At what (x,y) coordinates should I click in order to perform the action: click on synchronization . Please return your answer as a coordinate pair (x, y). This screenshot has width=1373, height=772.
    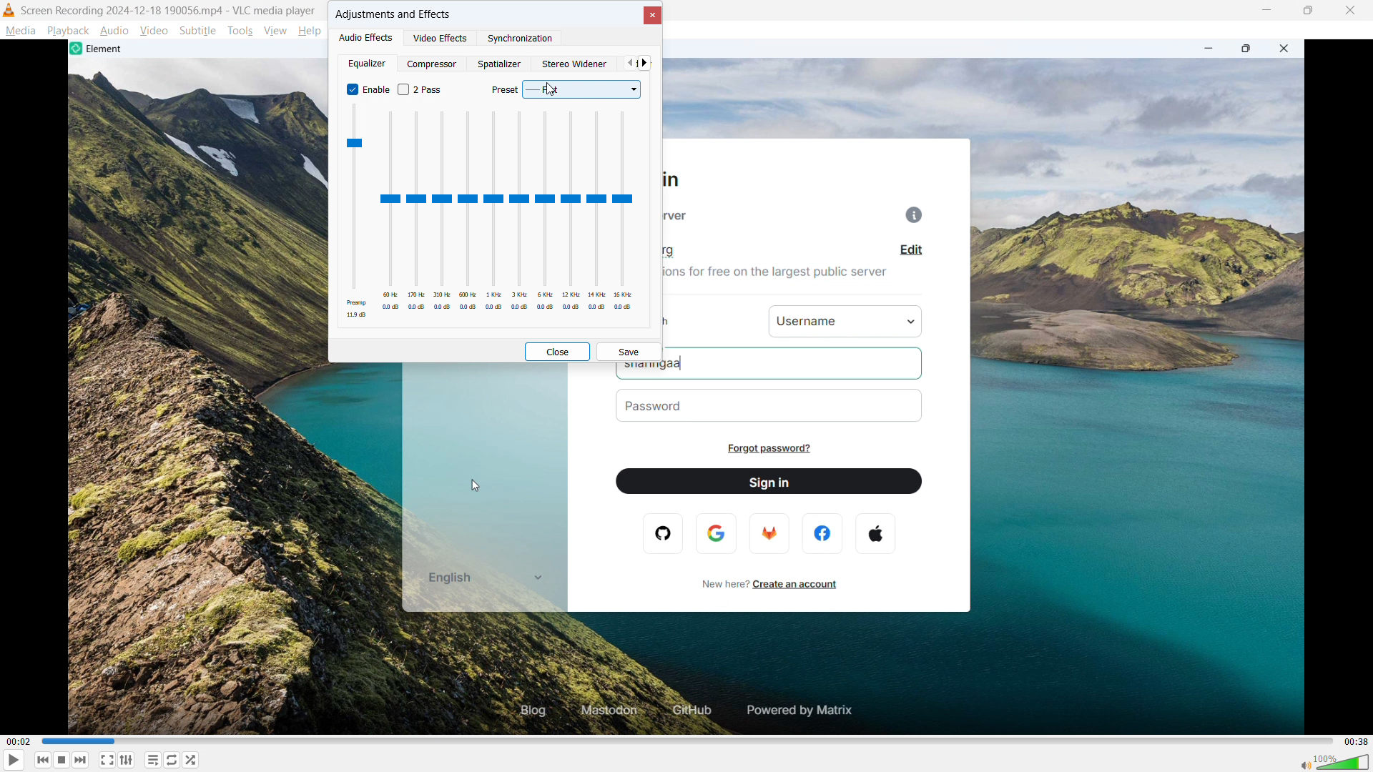
    Looking at the image, I should click on (521, 39).